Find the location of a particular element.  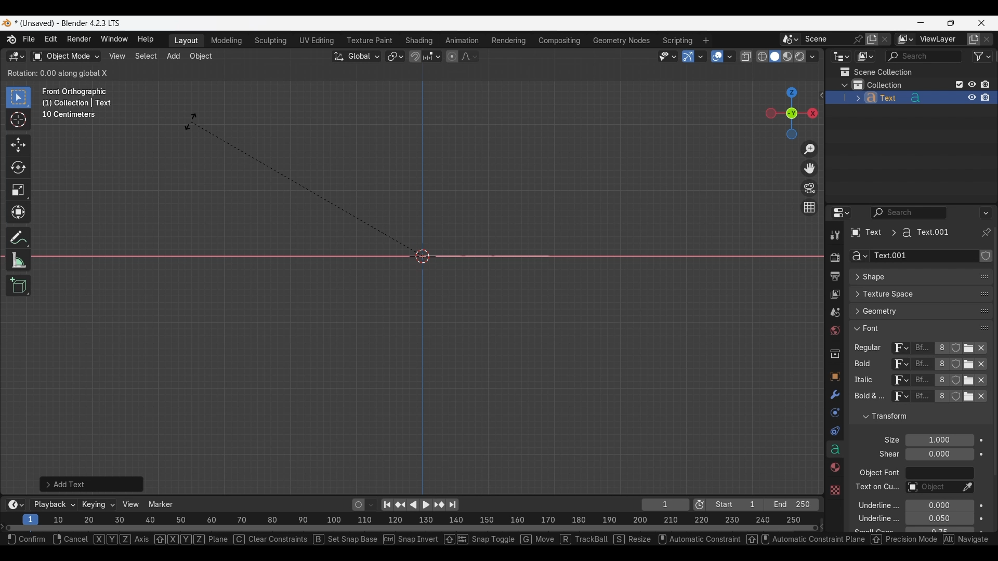

snap toggle is located at coordinates (479, 540).